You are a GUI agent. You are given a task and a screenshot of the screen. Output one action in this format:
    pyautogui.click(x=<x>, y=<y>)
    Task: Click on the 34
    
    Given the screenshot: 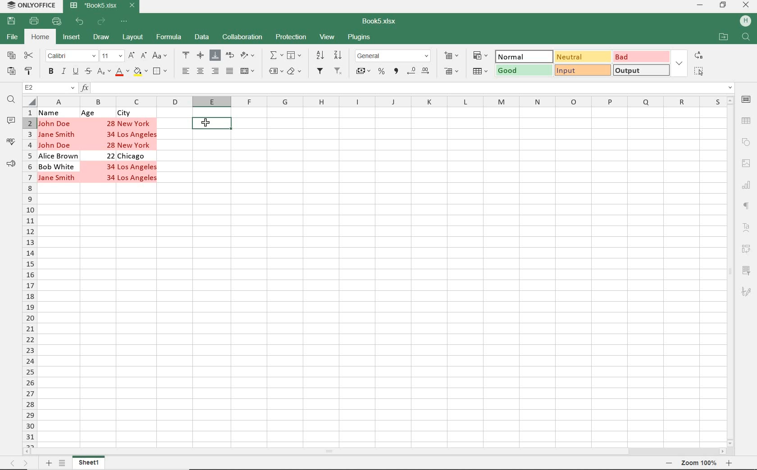 What is the action you would take?
    pyautogui.click(x=111, y=180)
    